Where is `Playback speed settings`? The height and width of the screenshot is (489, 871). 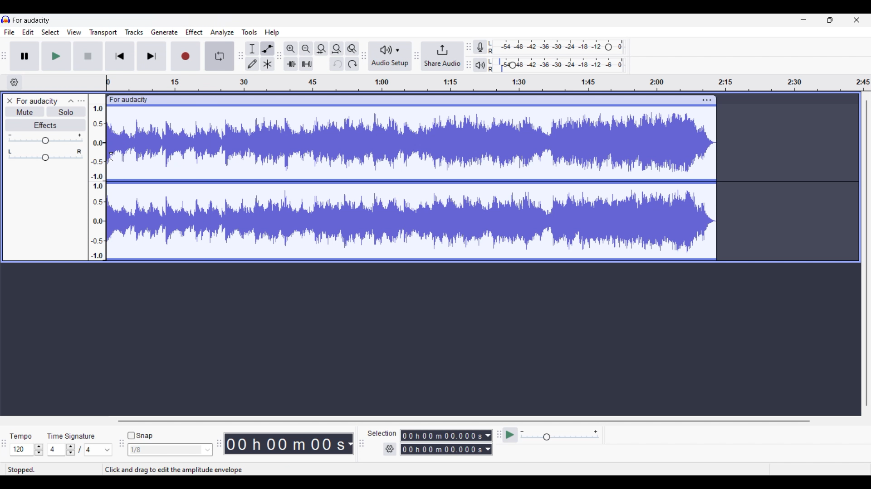
Playback speed settings is located at coordinates (560, 435).